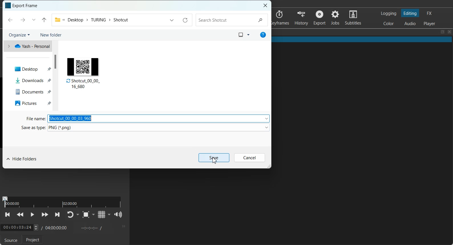 The width and height of the screenshot is (453, 245). I want to click on Project, so click(34, 240).